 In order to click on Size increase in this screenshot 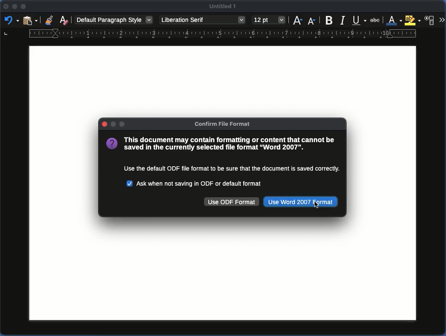, I will do `click(298, 20)`.